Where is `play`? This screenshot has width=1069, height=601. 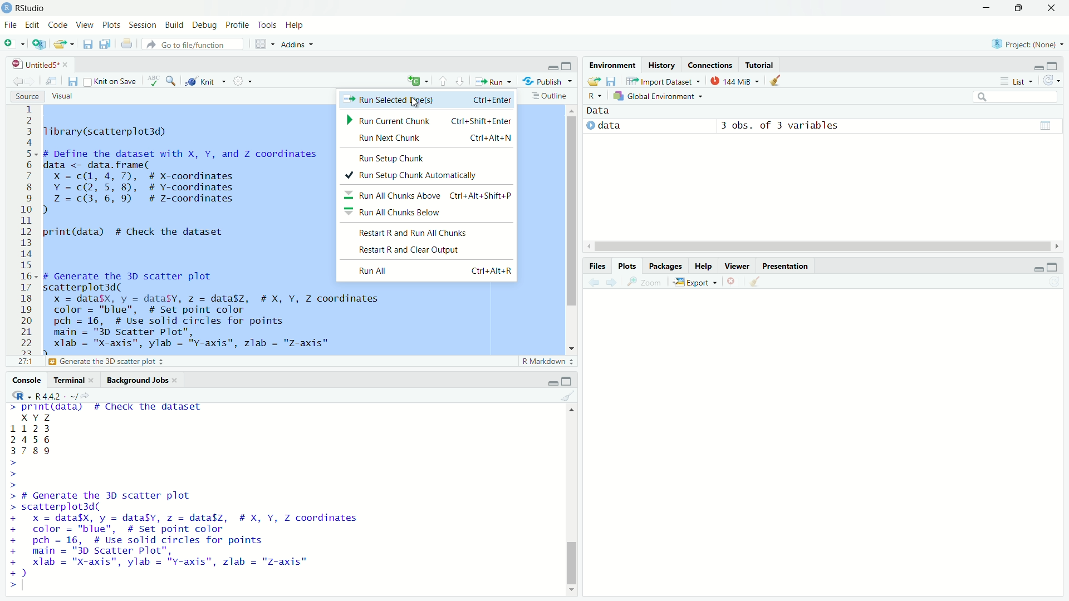 play is located at coordinates (587, 126).